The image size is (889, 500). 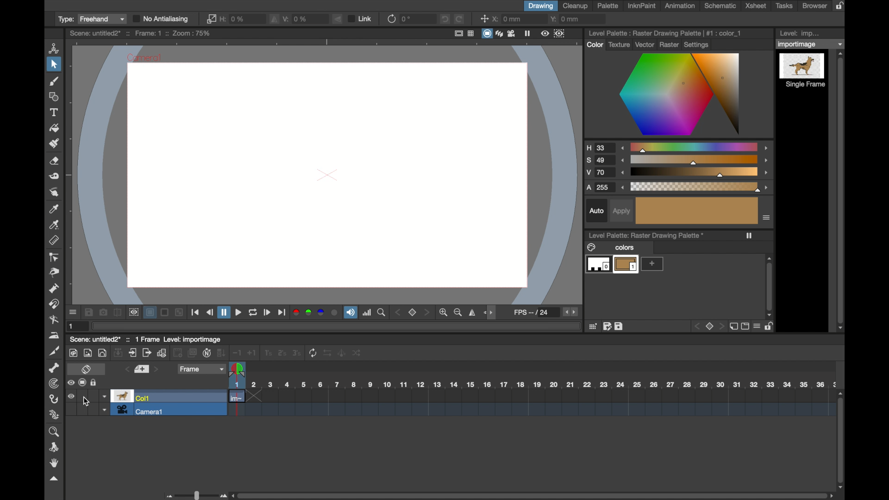 What do you see at coordinates (86, 370) in the screenshot?
I see `toggle xsheet` at bounding box center [86, 370].